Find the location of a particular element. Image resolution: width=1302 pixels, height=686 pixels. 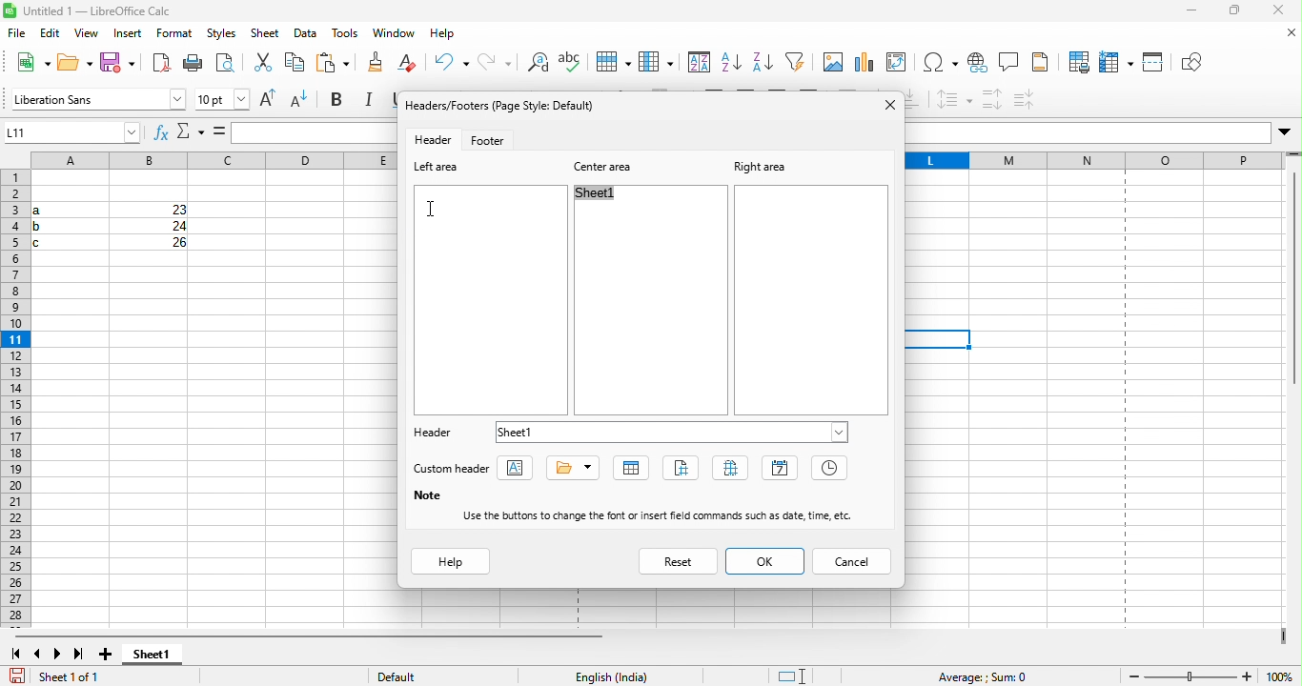

italic is located at coordinates (373, 101).